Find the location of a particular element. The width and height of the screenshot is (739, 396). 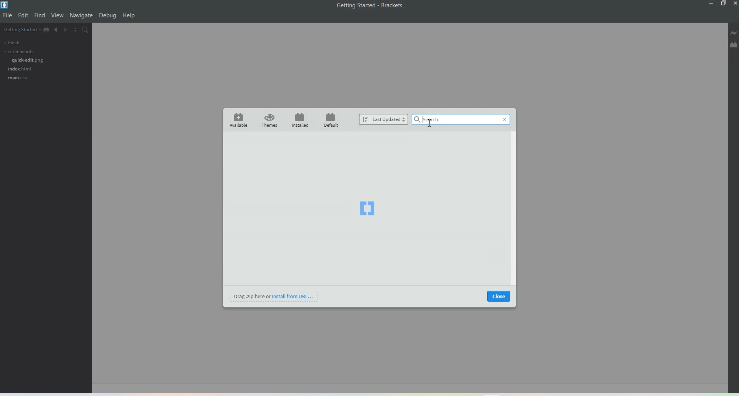

Live Preview is located at coordinates (734, 34).